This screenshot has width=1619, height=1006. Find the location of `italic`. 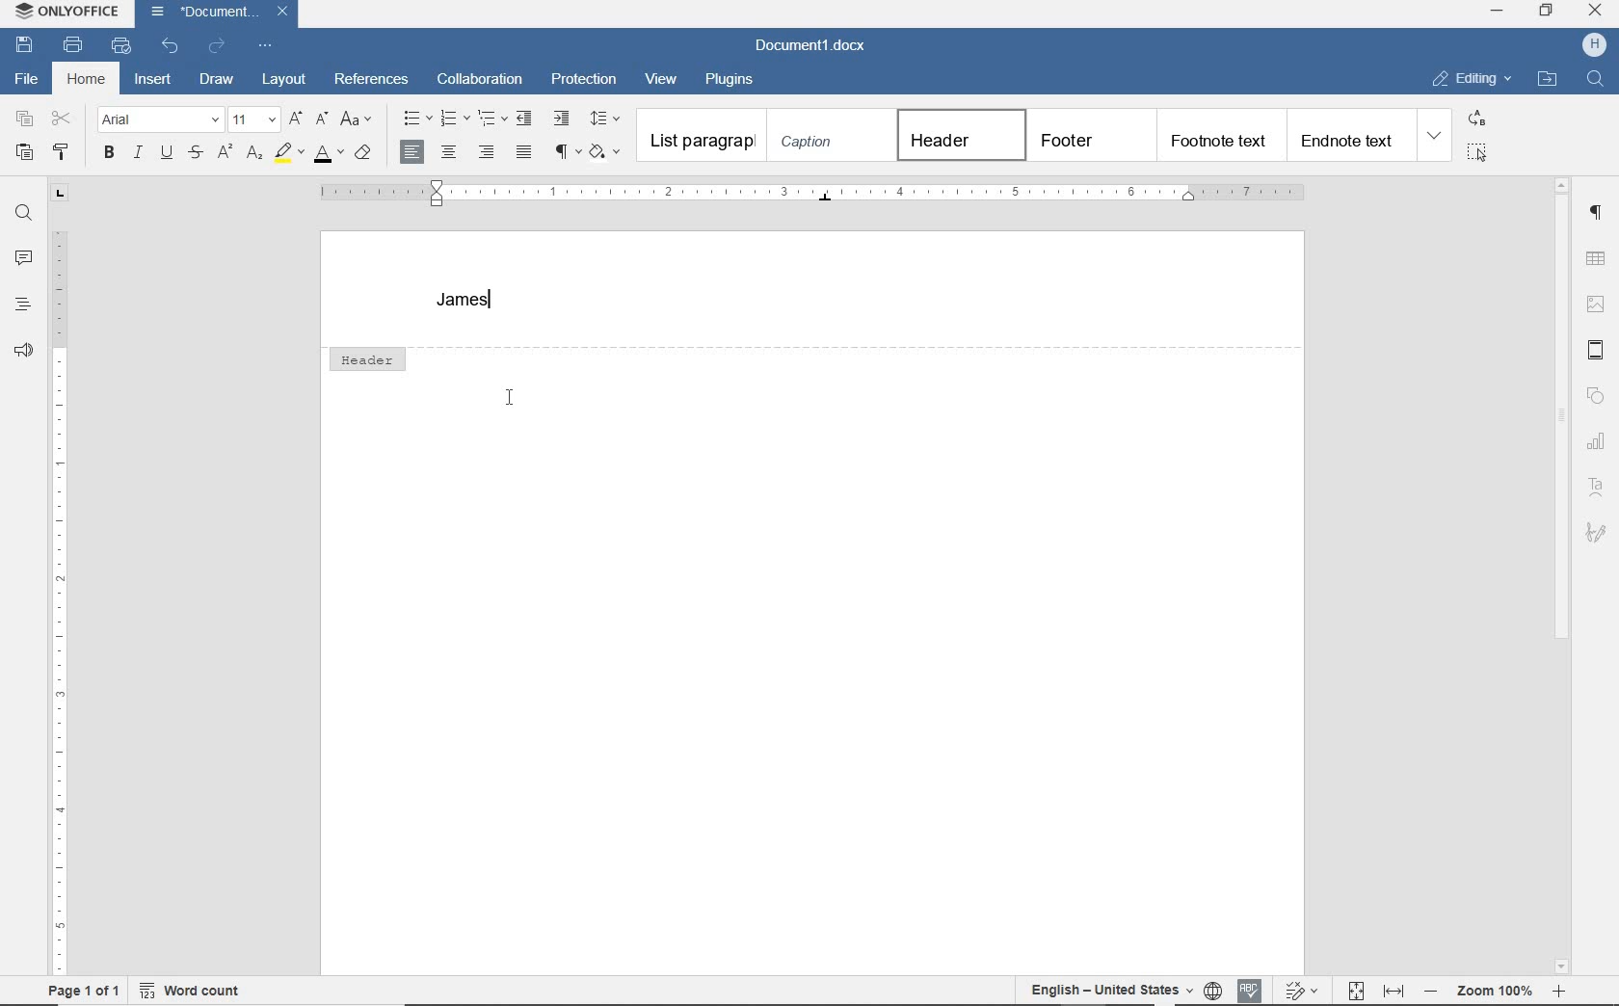

italic is located at coordinates (137, 154).